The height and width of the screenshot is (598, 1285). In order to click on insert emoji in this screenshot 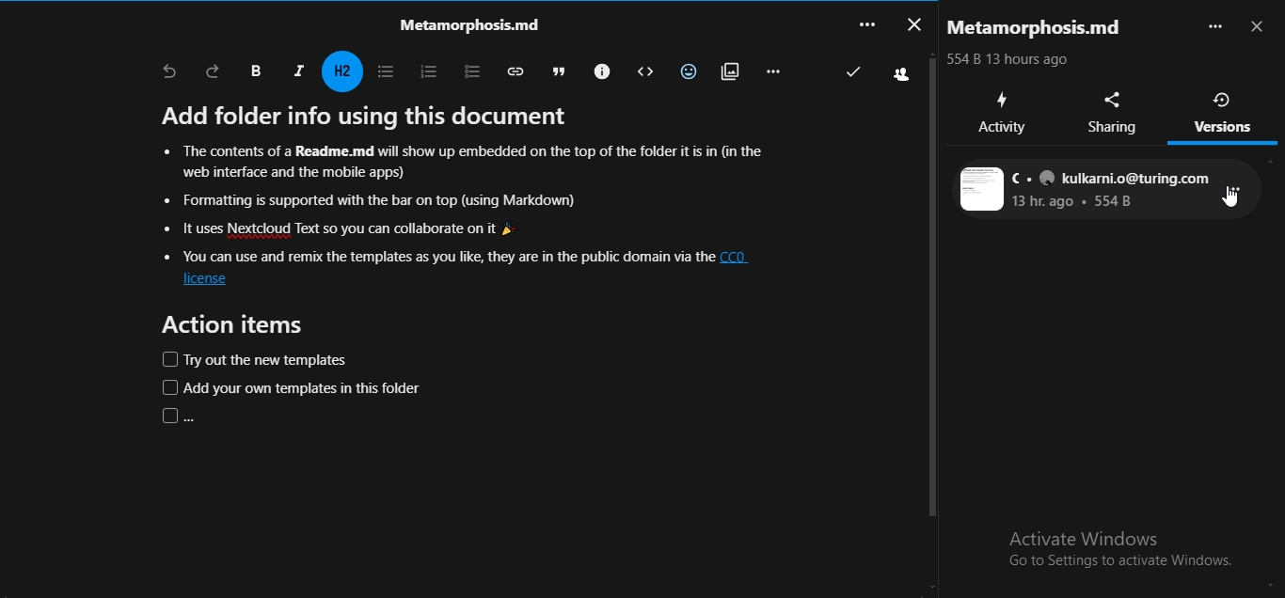, I will do `click(685, 69)`.